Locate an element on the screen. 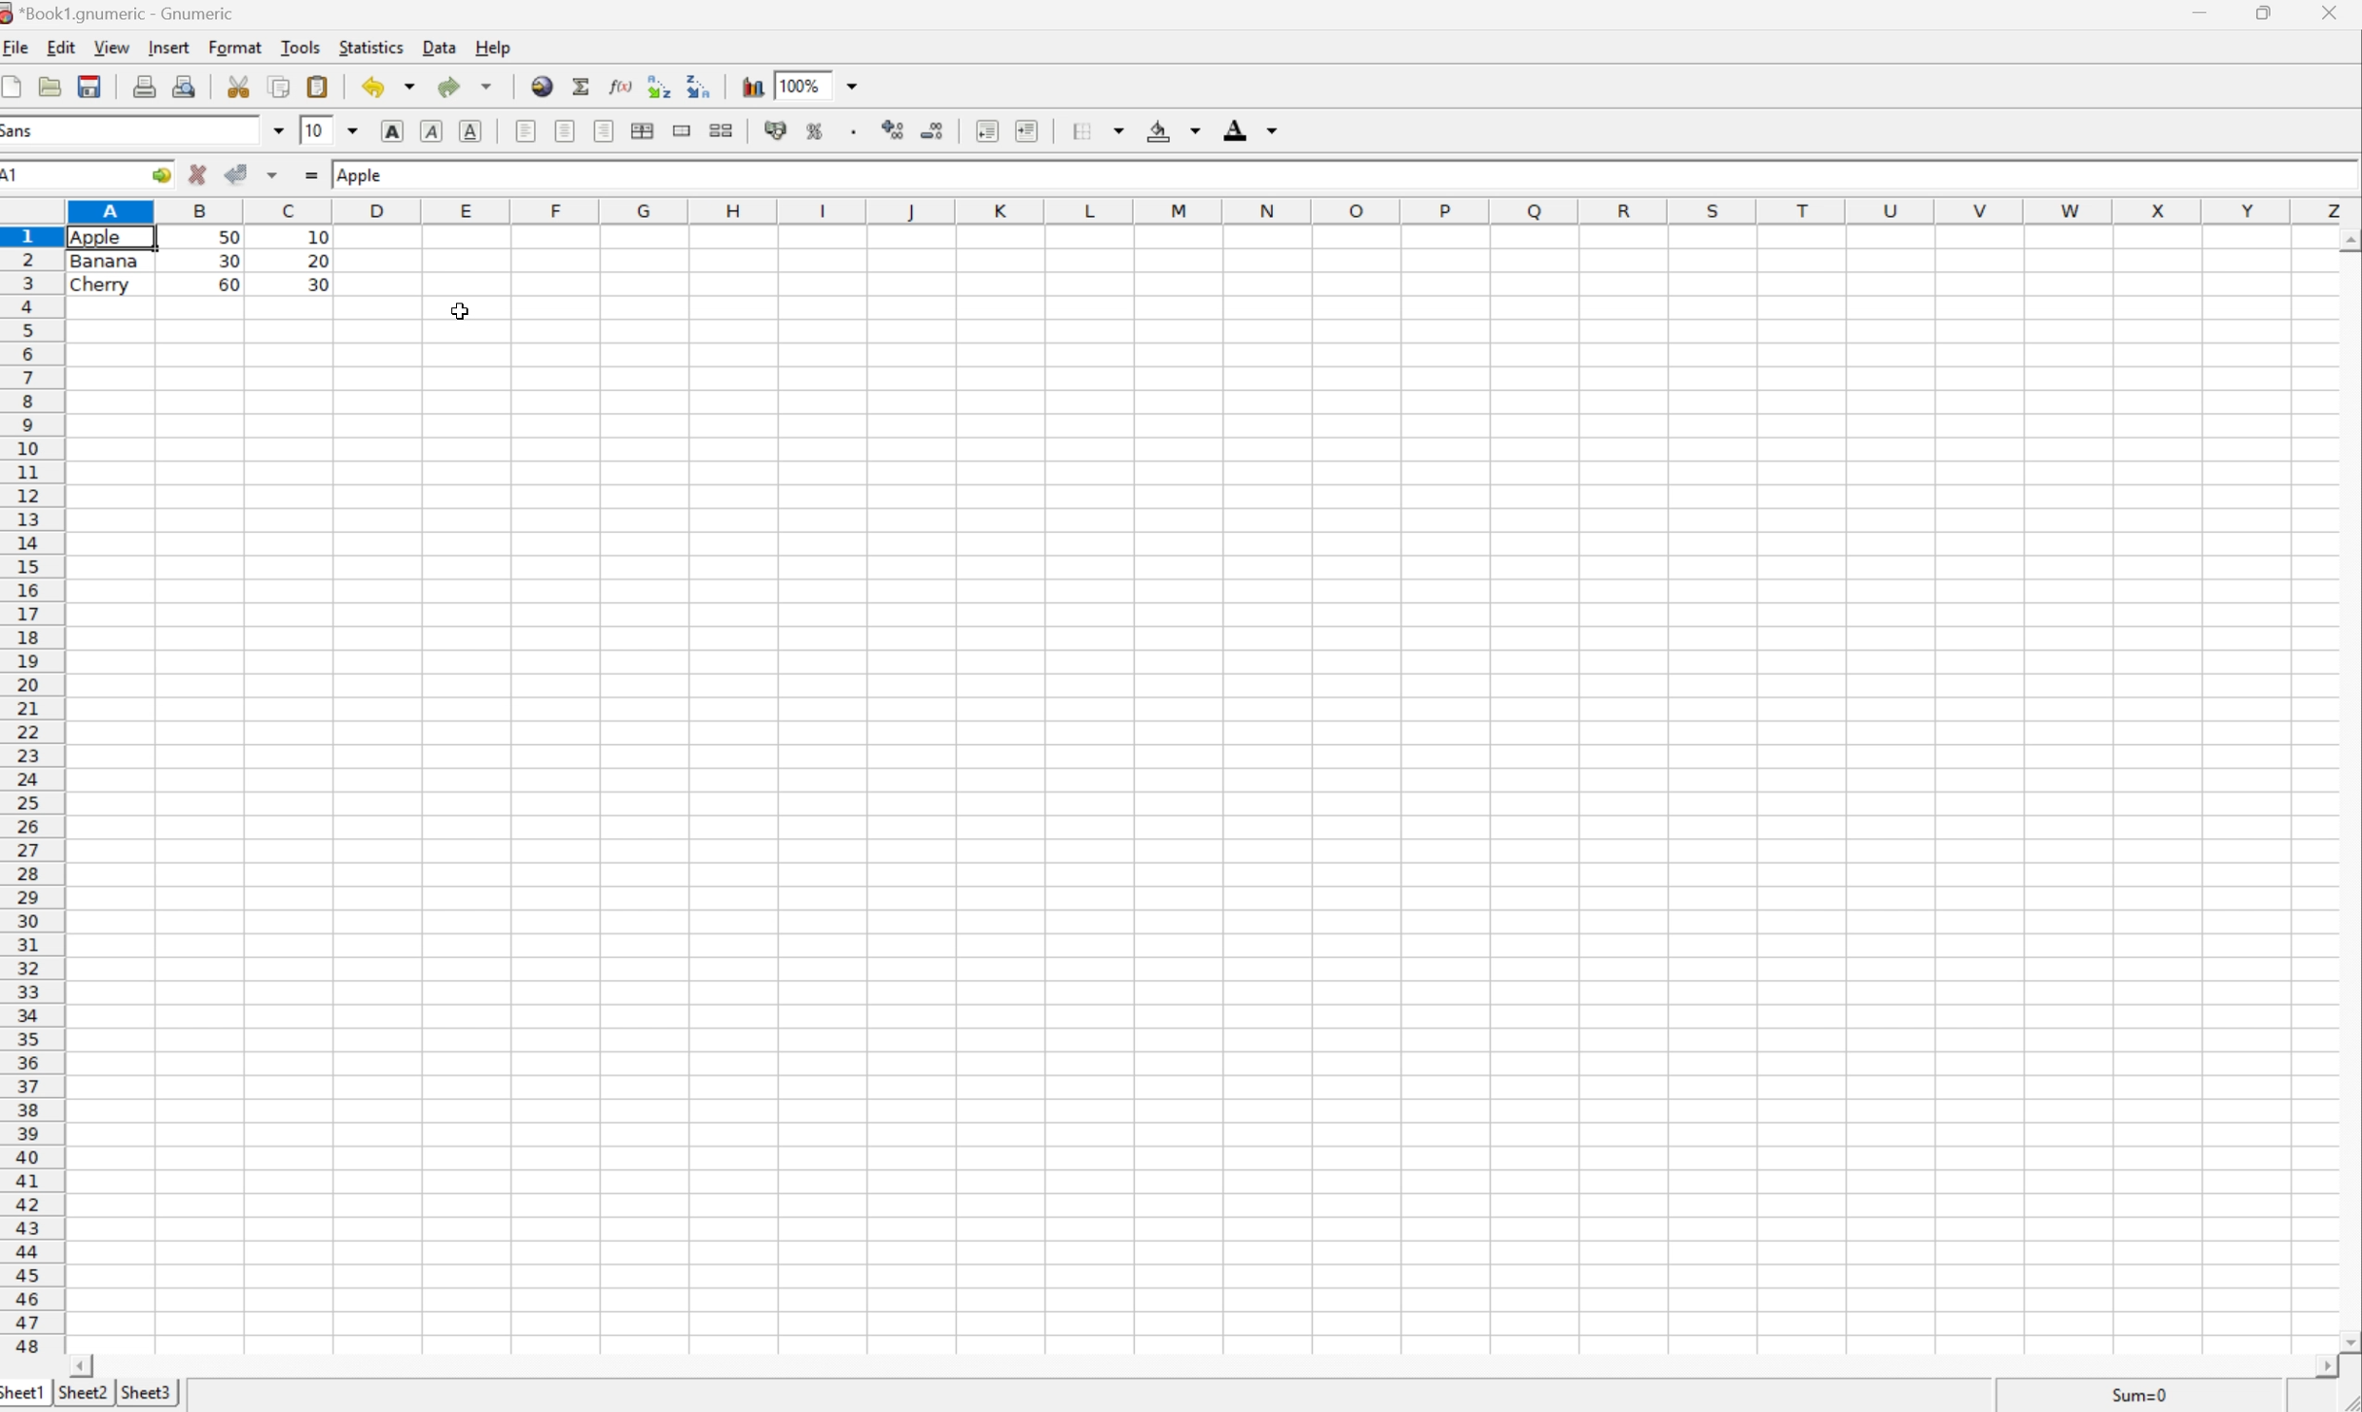 The image size is (2362, 1412). redo is located at coordinates (466, 87).